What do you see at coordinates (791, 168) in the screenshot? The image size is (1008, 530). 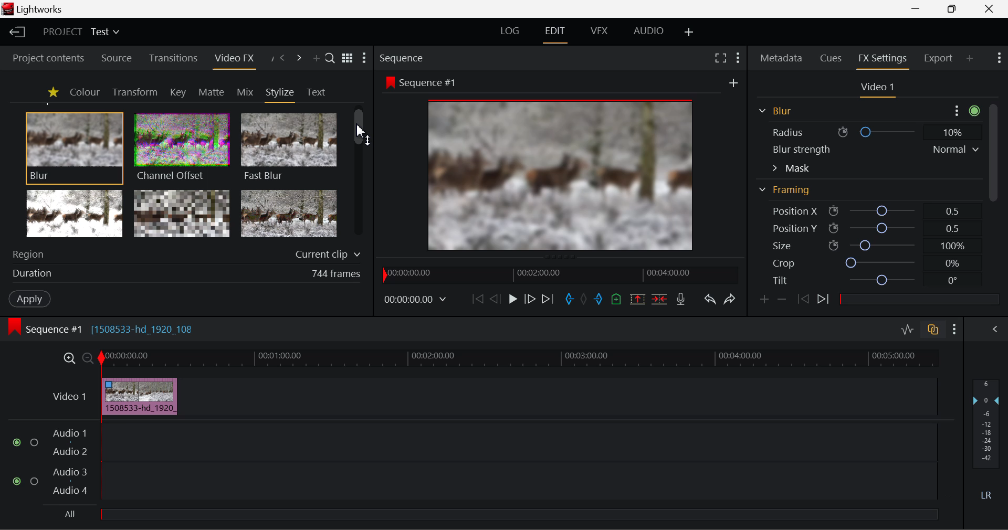 I see `Mask` at bounding box center [791, 168].